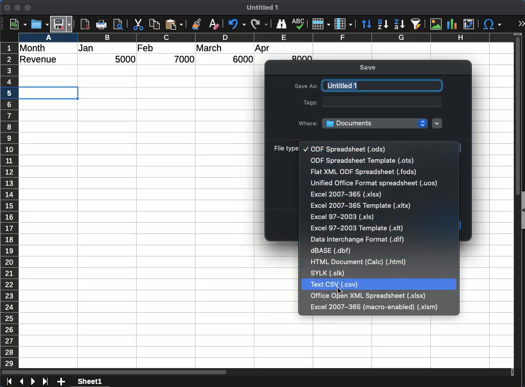 The image size is (525, 387). Describe the element at coordinates (492, 25) in the screenshot. I see `special characters` at that location.